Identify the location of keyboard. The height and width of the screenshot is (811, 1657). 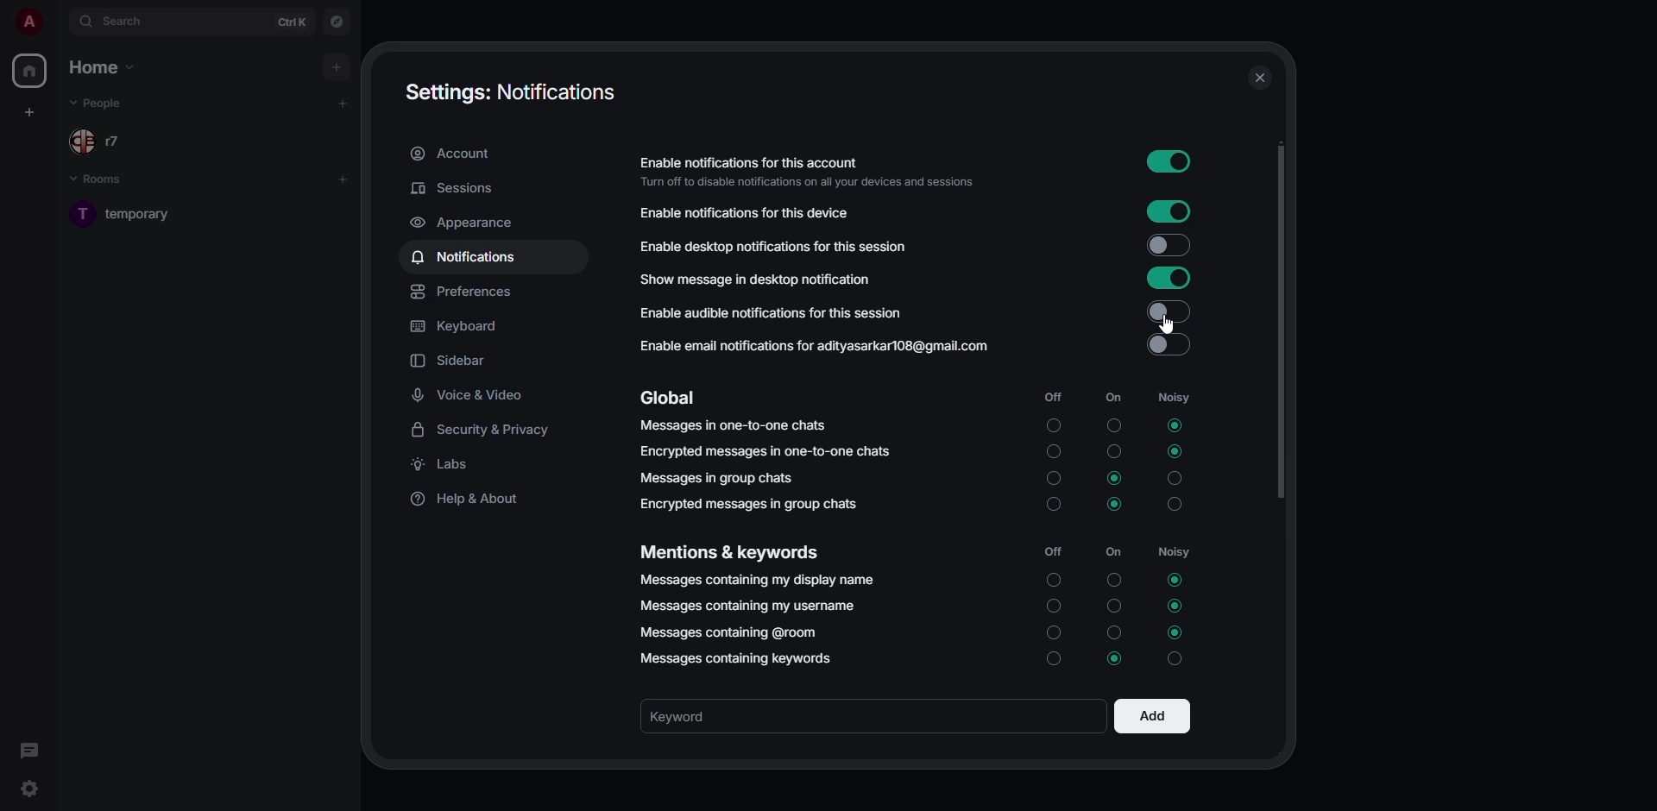
(456, 327).